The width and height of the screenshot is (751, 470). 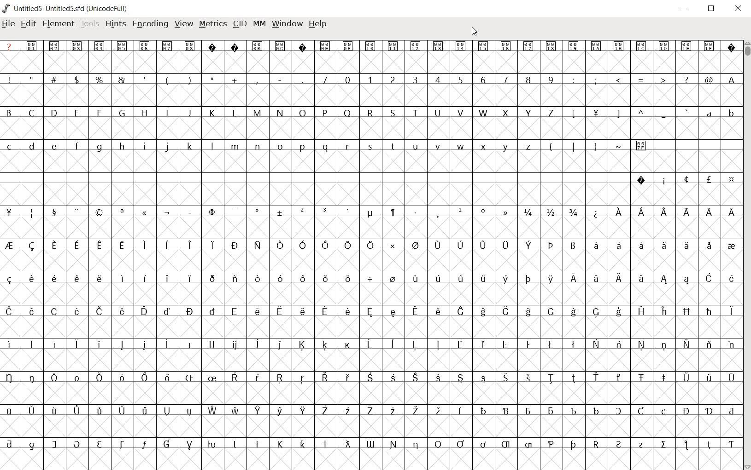 What do you see at coordinates (596, 80) in the screenshot?
I see `;` at bounding box center [596, 80].